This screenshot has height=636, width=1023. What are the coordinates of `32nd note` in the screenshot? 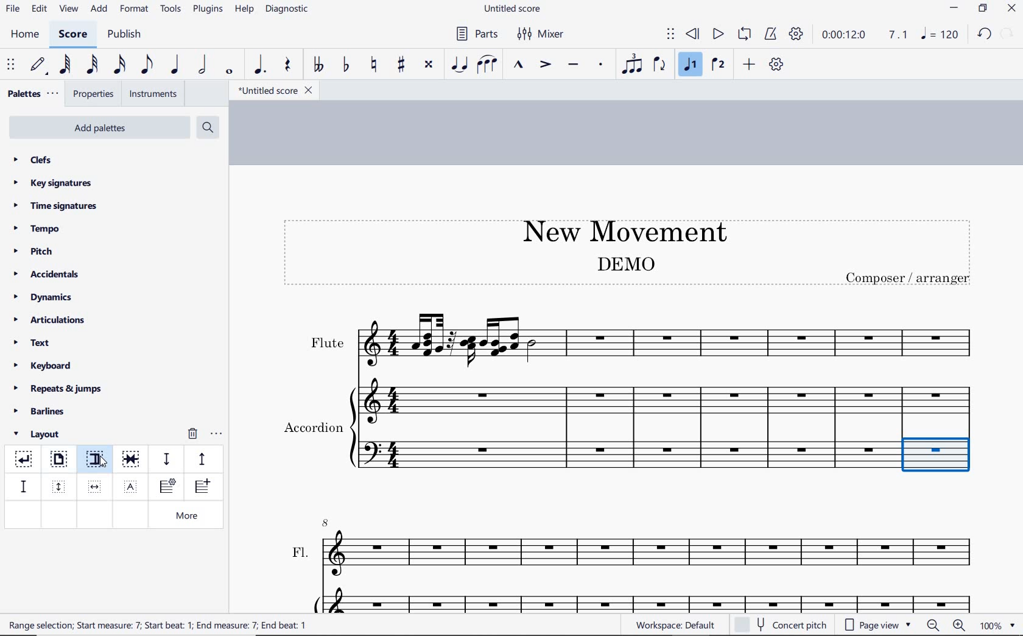 It's located at (91, 65).